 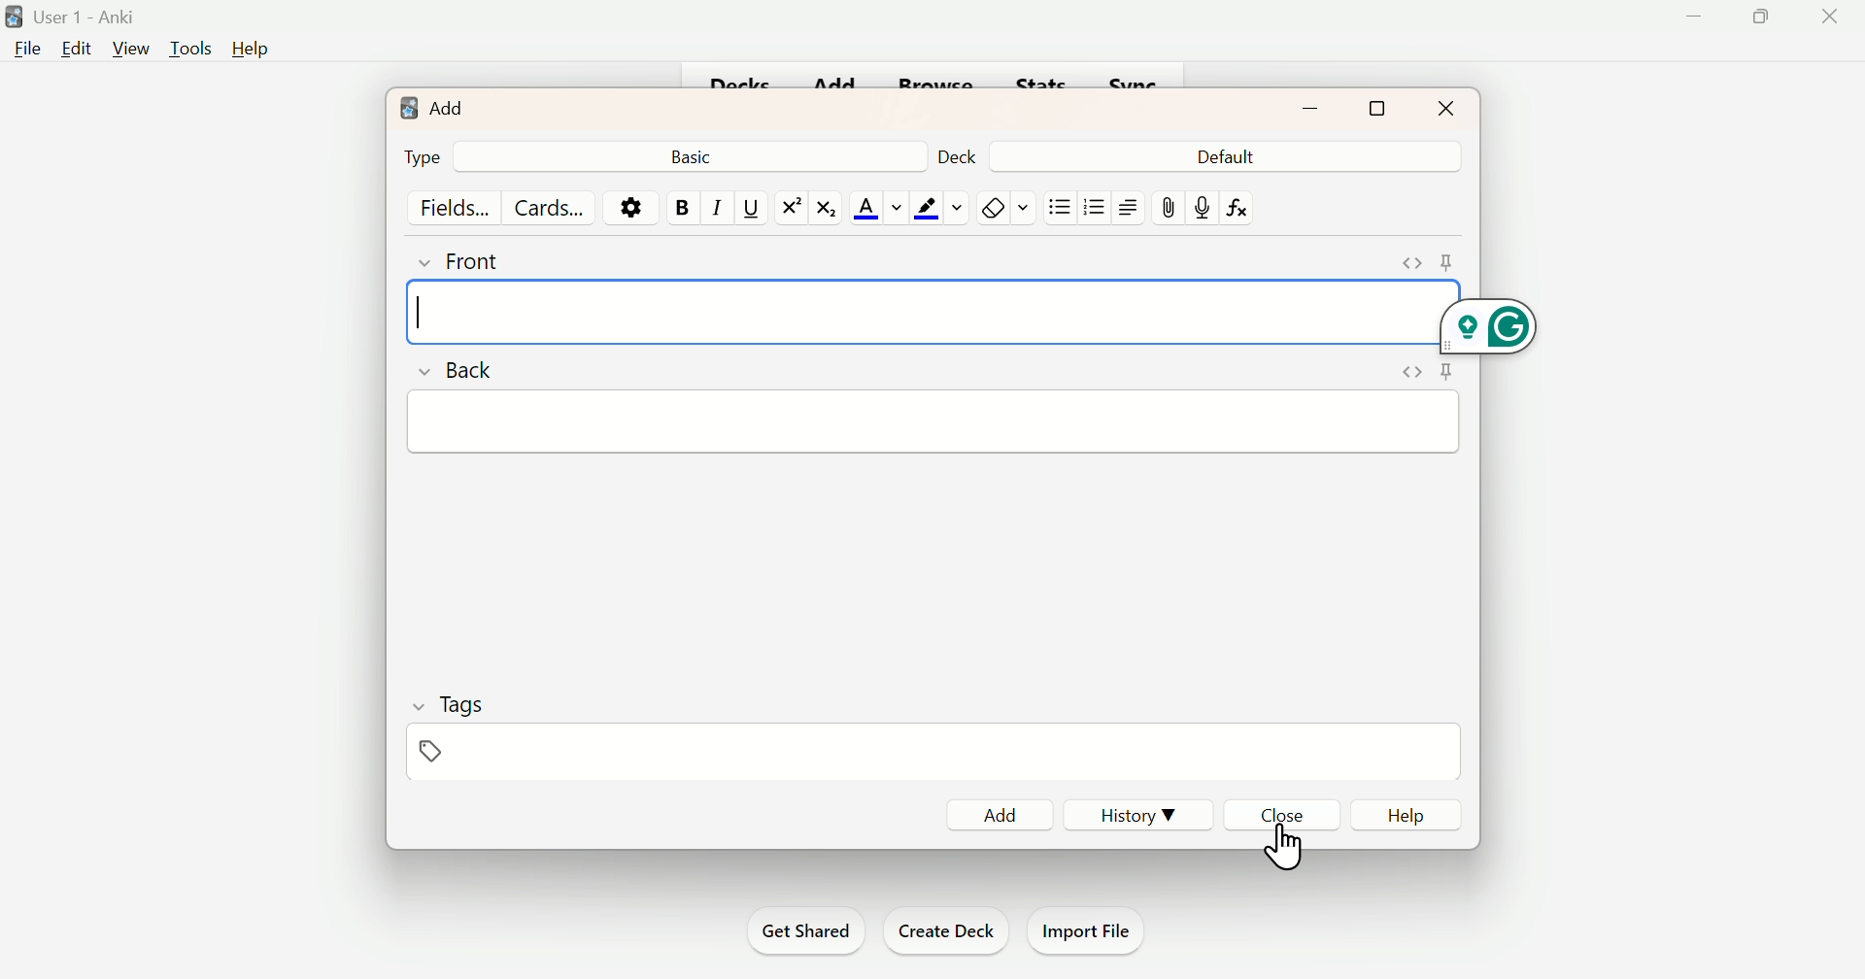 I want to click on fx, so click(x=1244, y=207).